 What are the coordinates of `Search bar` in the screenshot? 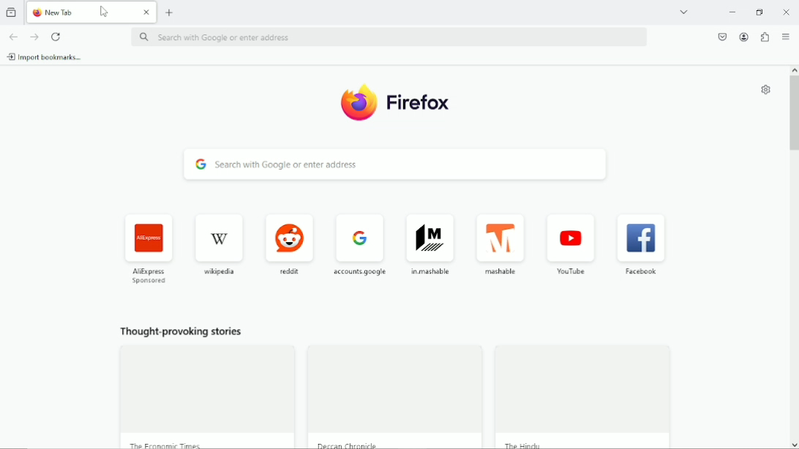 It's located at (387, 37).